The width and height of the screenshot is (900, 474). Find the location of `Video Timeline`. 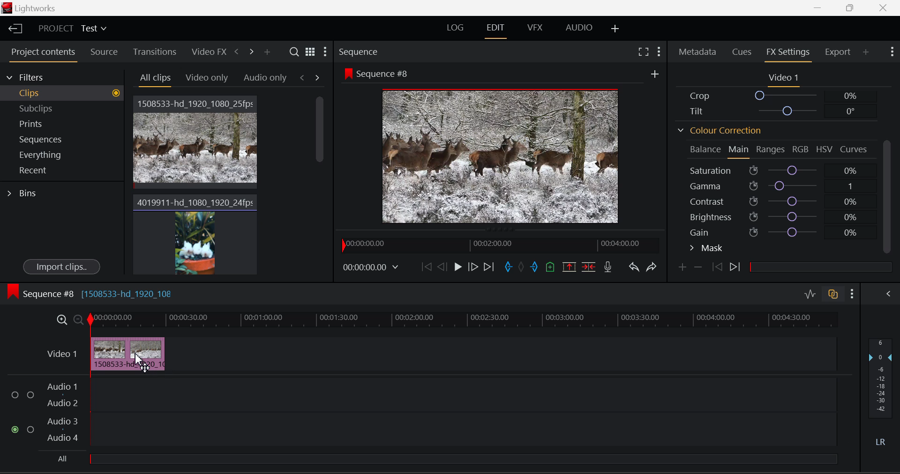

Video Timeline is located at coordinates (59, 355).